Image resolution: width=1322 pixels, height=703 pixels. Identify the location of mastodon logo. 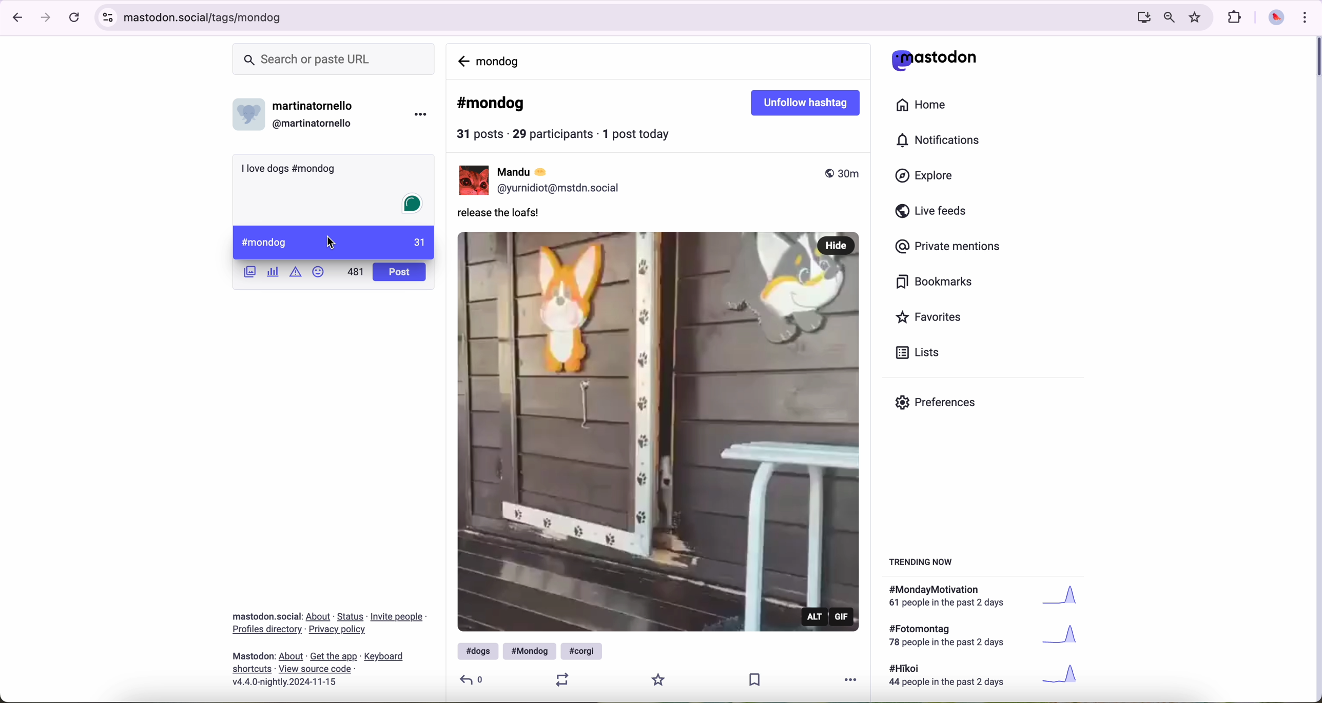
(934, 59).